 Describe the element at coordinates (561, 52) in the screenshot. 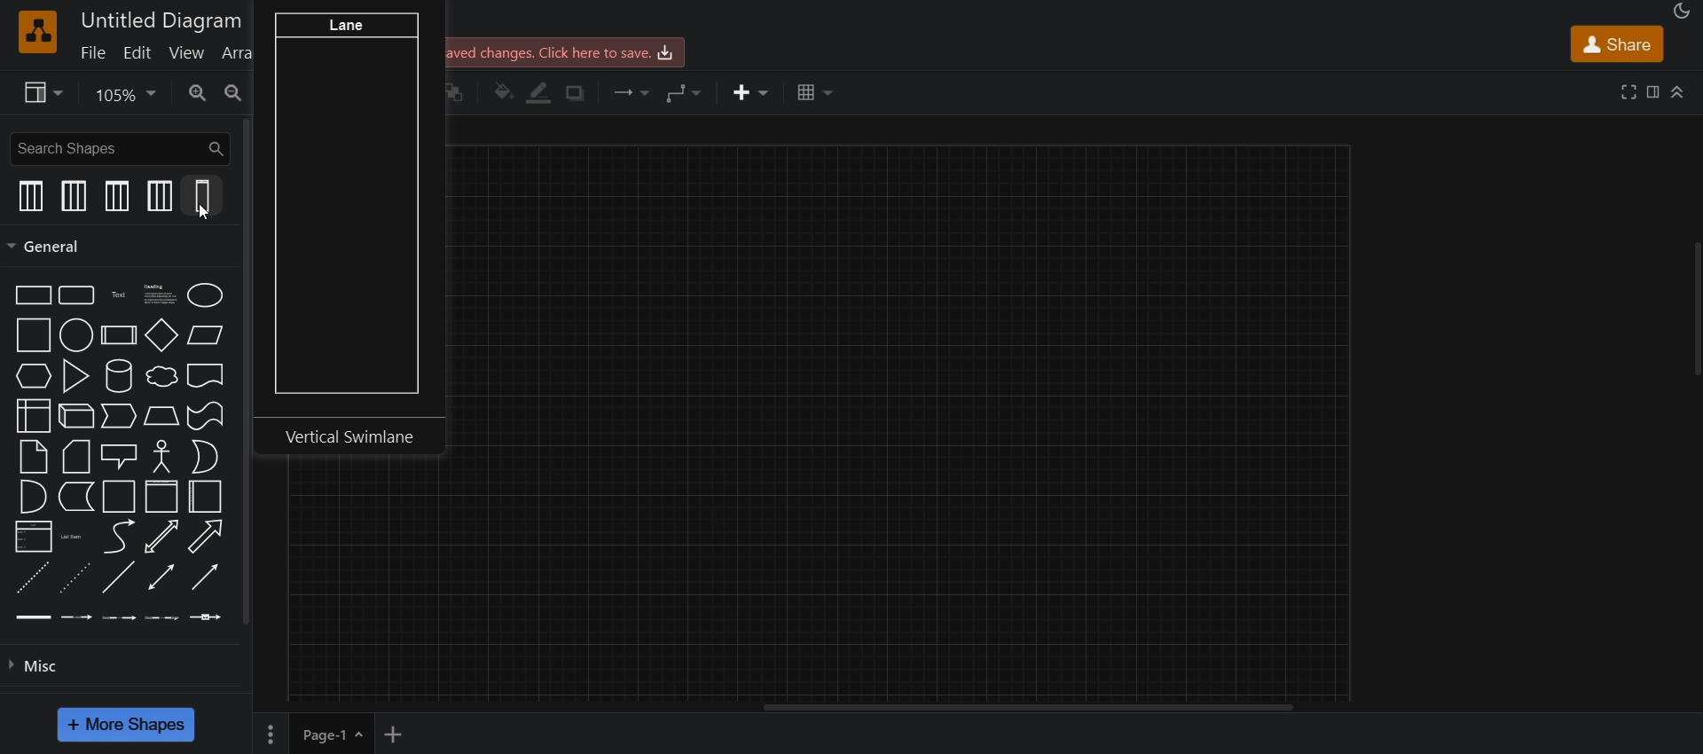

I see `click here to save` at that location.